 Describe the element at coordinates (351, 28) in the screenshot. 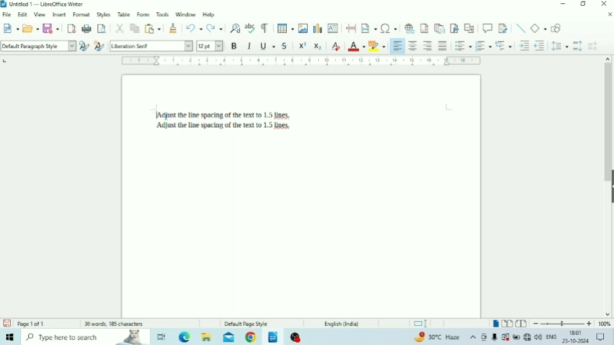

I see `Insert PageBreak` at that location.